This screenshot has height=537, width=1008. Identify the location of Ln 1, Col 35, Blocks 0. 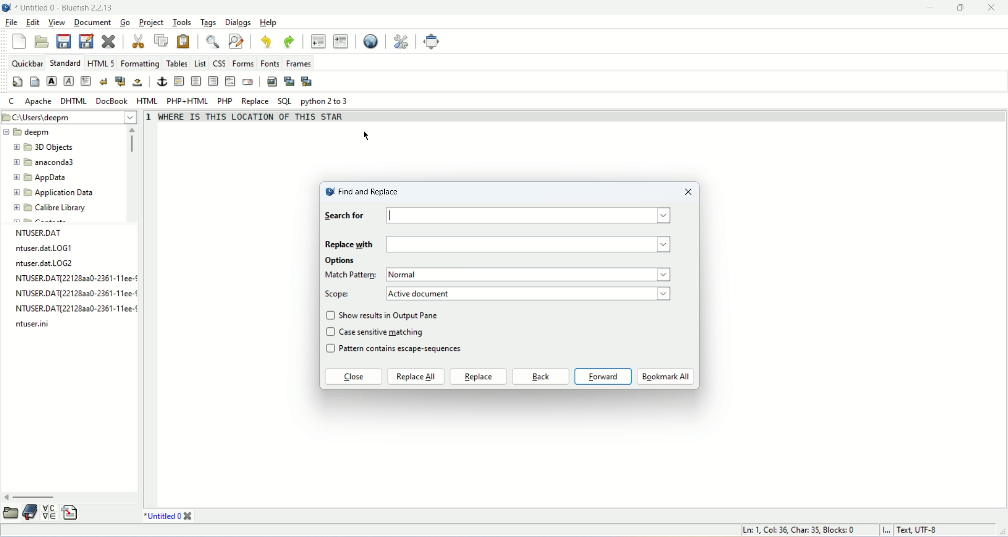
(804, 530).